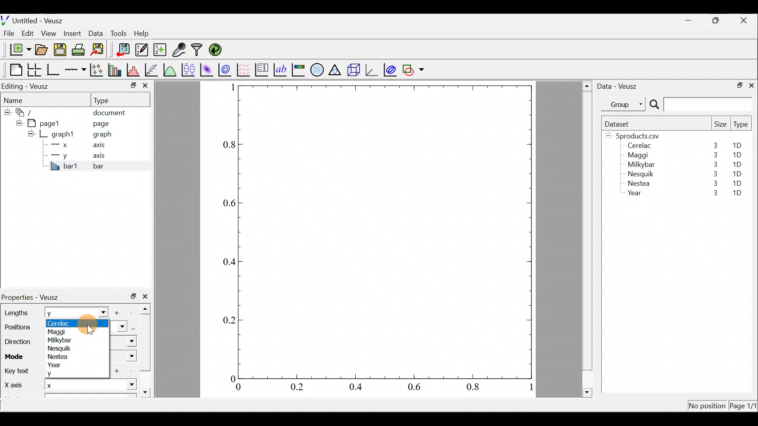  Describe the element at coordinates (740, 146) in the screenshot. I see `1D` at that location.